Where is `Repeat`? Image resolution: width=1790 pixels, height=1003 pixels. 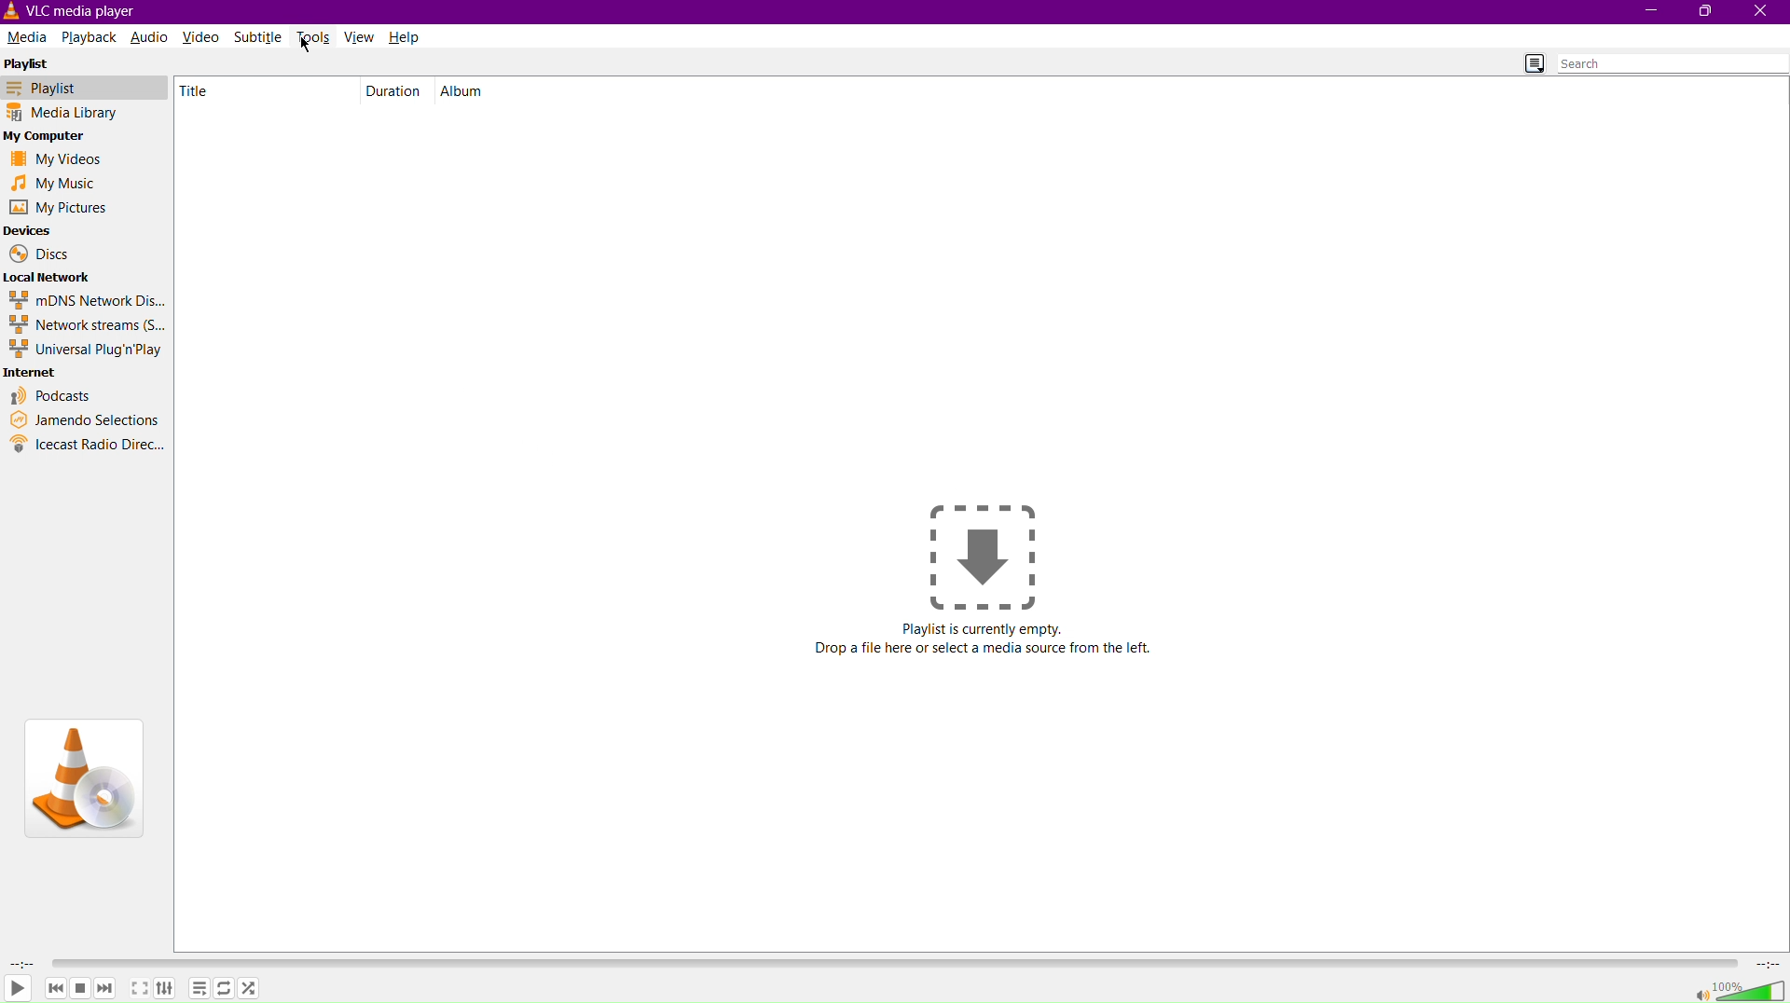 Repeat is located at coordinates (224, 988).